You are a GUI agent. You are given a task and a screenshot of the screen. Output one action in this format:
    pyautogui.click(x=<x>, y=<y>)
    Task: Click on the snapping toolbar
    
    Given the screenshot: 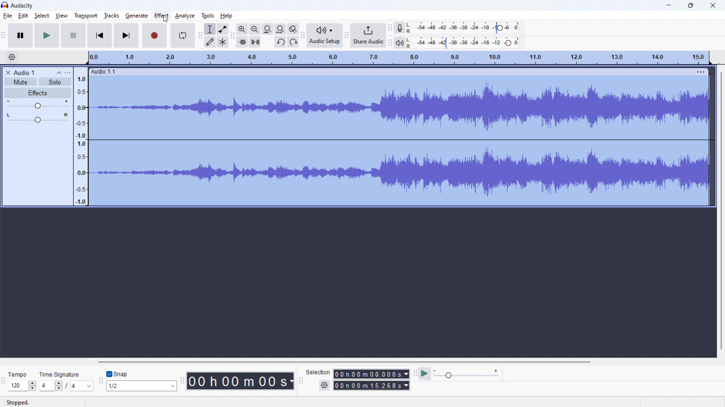 What is the action you would take?
    pyautogui.click(x=101, y=381)
    